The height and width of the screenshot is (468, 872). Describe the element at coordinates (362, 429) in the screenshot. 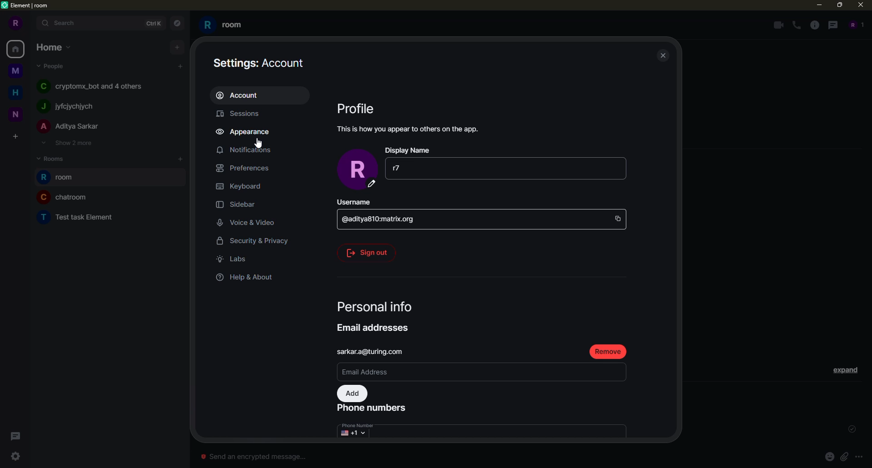

I see `number` at that location.